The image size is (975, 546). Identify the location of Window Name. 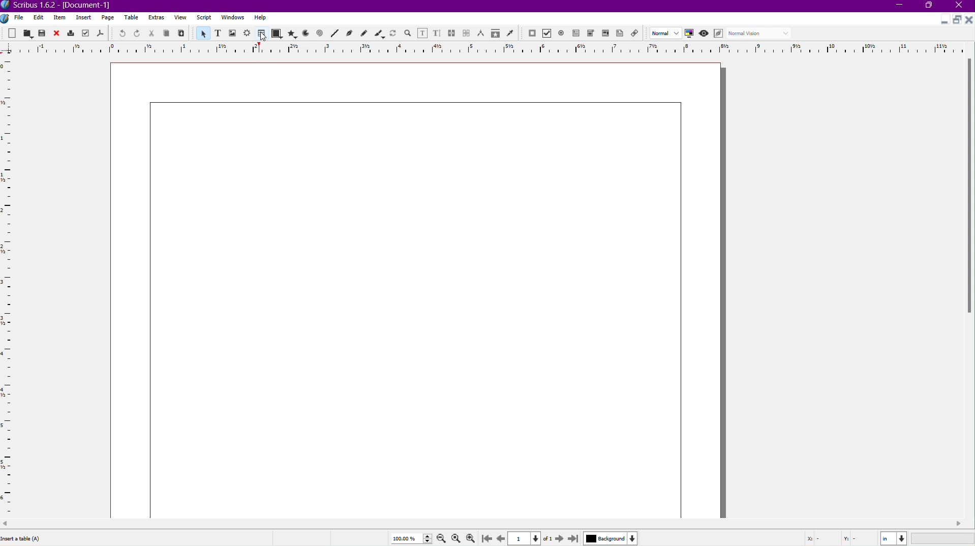
(62, 6).